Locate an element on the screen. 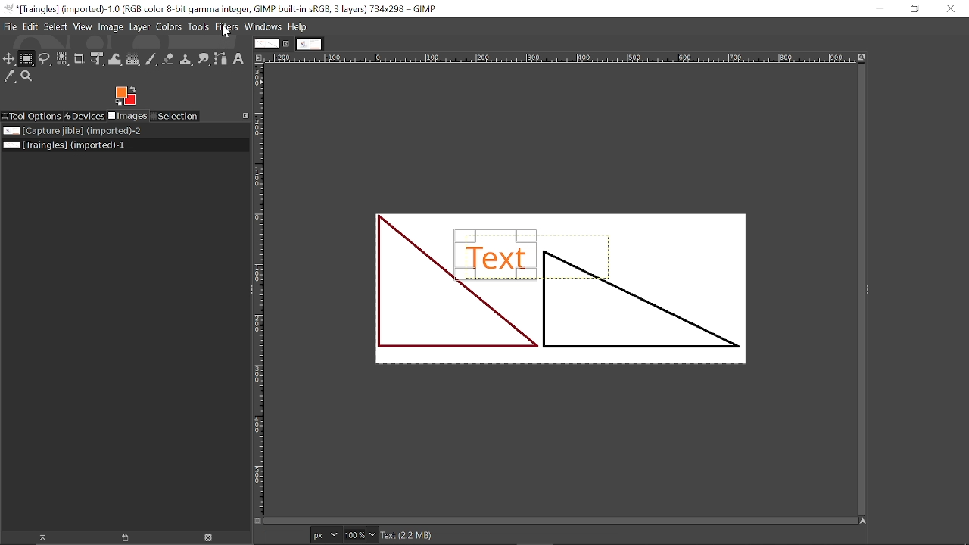 The height and width of the screenshot is (545, 969). Tools is located at coordinates (198, 28).